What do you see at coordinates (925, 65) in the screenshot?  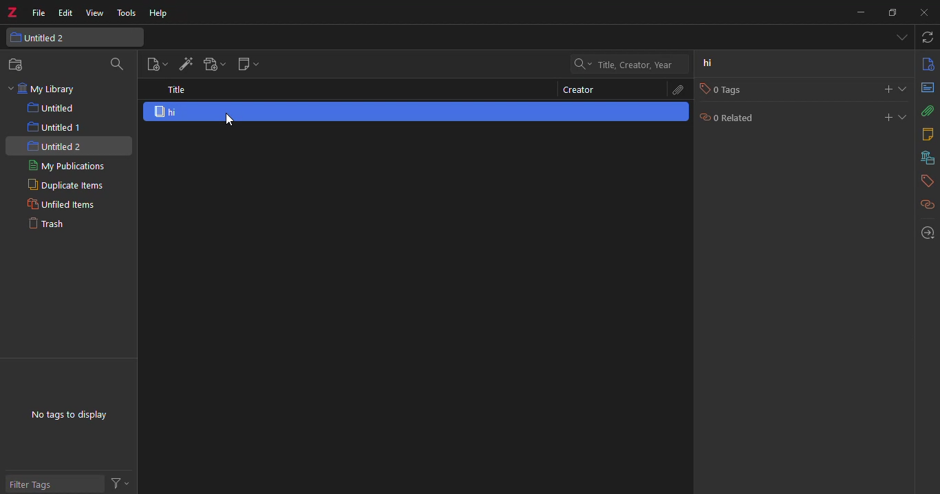 I see `info` at bounding box center [925, 65].